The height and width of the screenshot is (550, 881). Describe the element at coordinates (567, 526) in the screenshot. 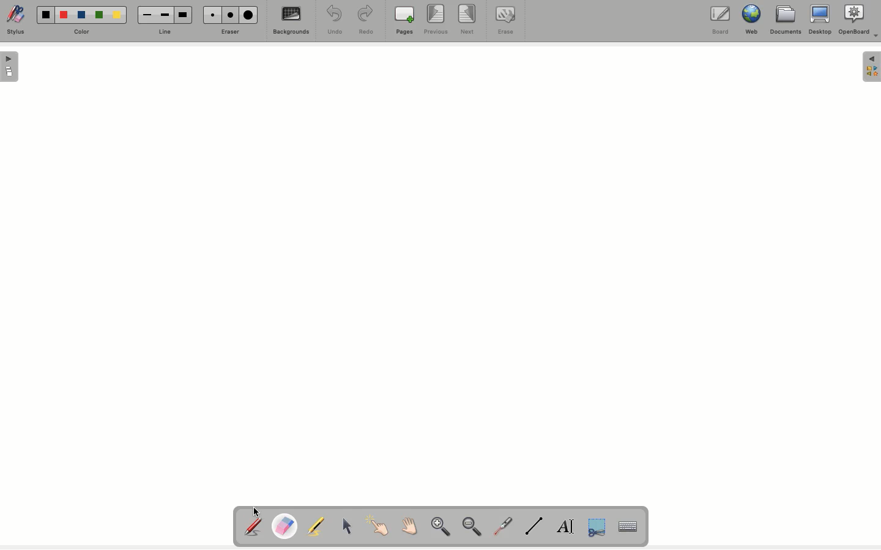

I see `Text` at that location.